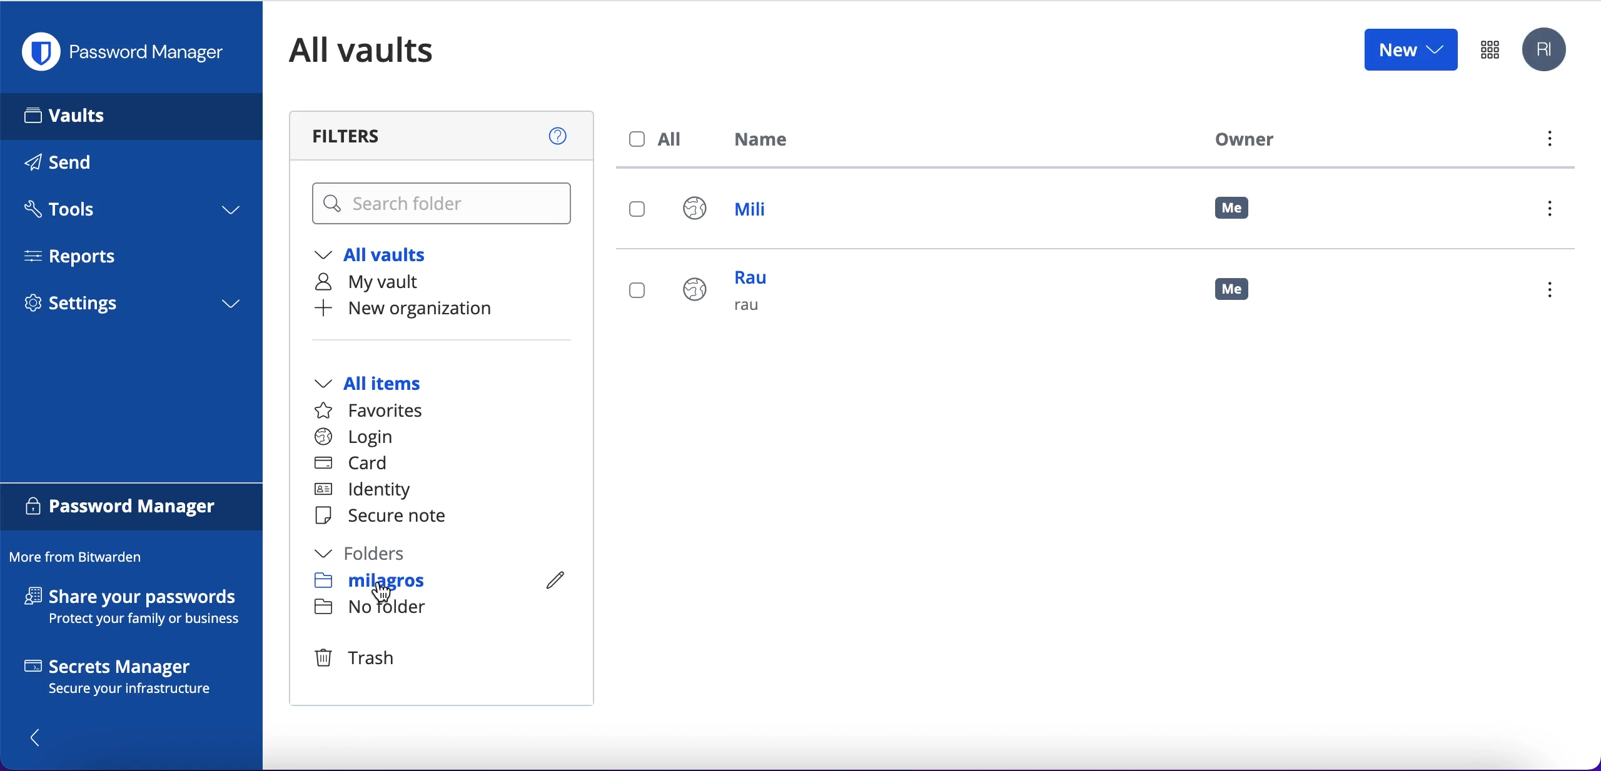 The width and height of the screenshot is (1601, 771). I want to click on owner, so click(1241, 139).